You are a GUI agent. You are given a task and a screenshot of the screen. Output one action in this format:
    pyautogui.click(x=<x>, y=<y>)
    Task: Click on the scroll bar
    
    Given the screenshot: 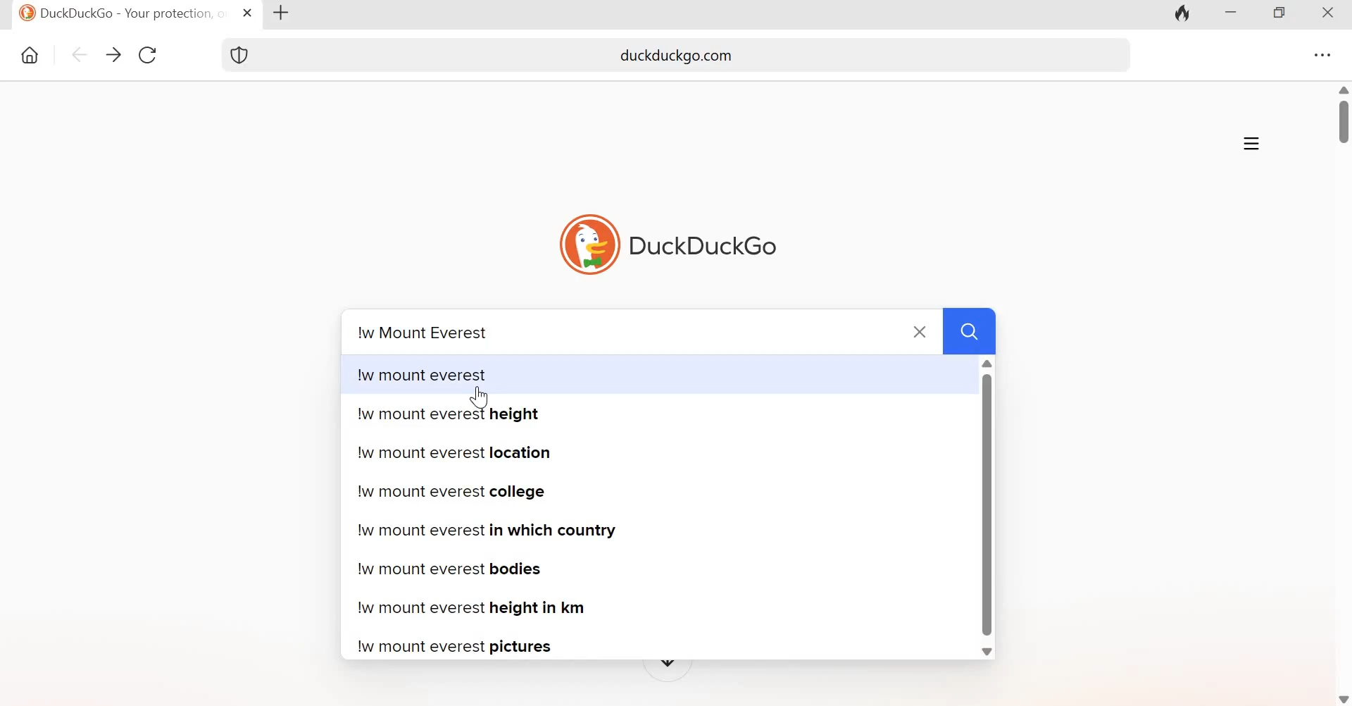 What is the action you would take?
    pyautogui.click(x=983, y=511)
    